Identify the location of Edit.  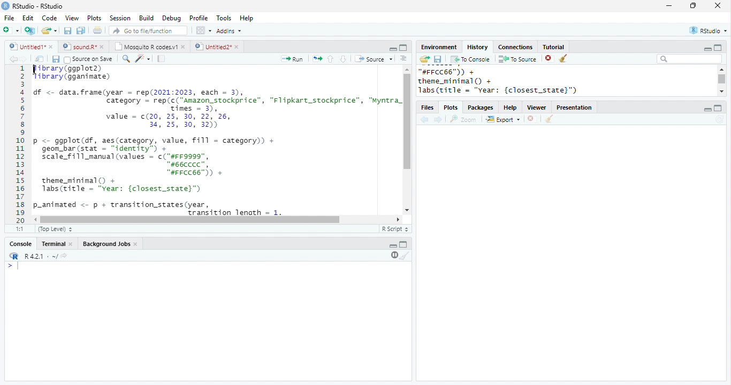
(28, 18).